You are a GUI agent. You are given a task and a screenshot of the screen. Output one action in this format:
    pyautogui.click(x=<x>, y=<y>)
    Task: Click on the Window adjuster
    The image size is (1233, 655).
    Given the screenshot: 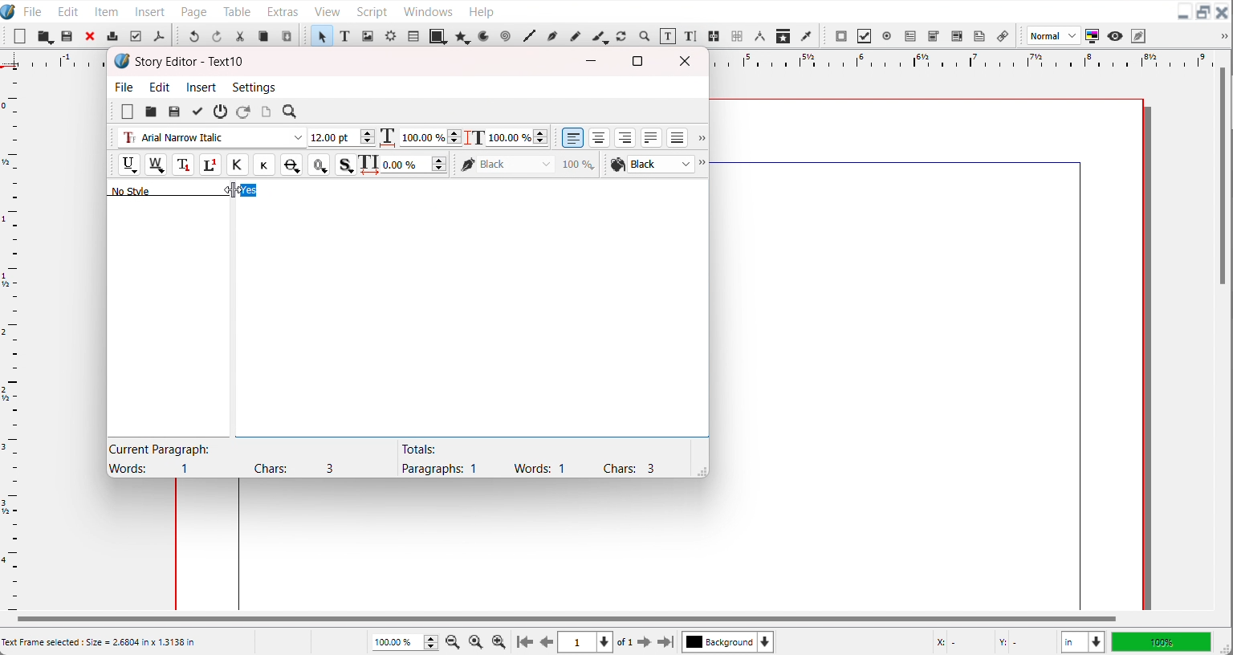 What is the action you would take?
    pyautogui.click(x=699, y=470)
    